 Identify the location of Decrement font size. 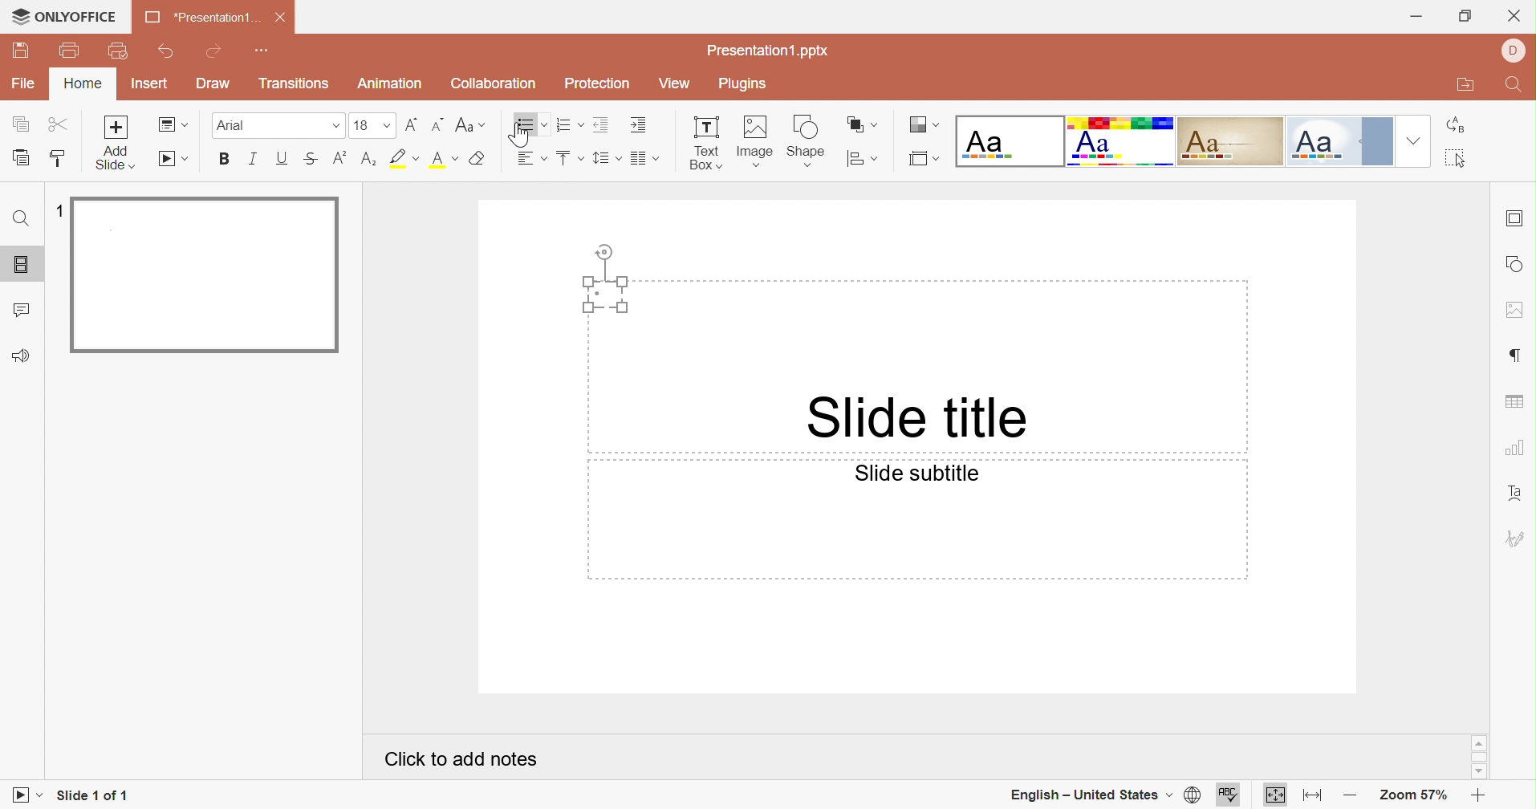
(437, 124).